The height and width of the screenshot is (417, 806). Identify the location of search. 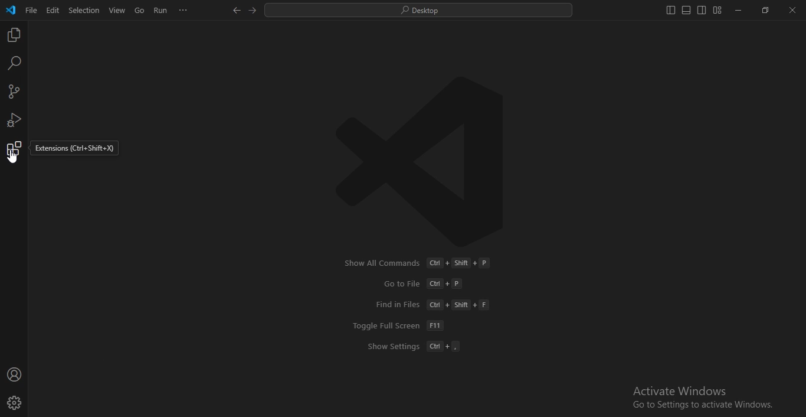
(418, 11).